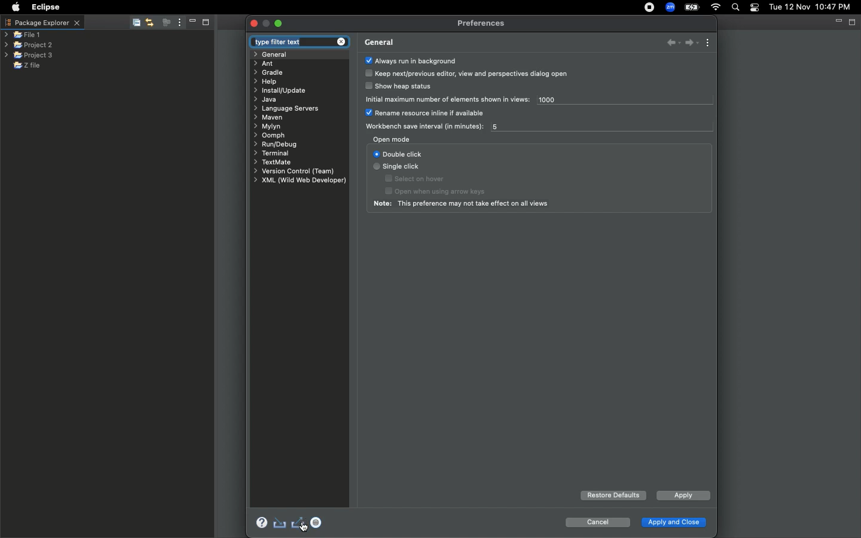 This screenshot has height=538, width=861. Describe the element at coordinates (267, 127) in the screenshot. I see `Mylyn` at that location.